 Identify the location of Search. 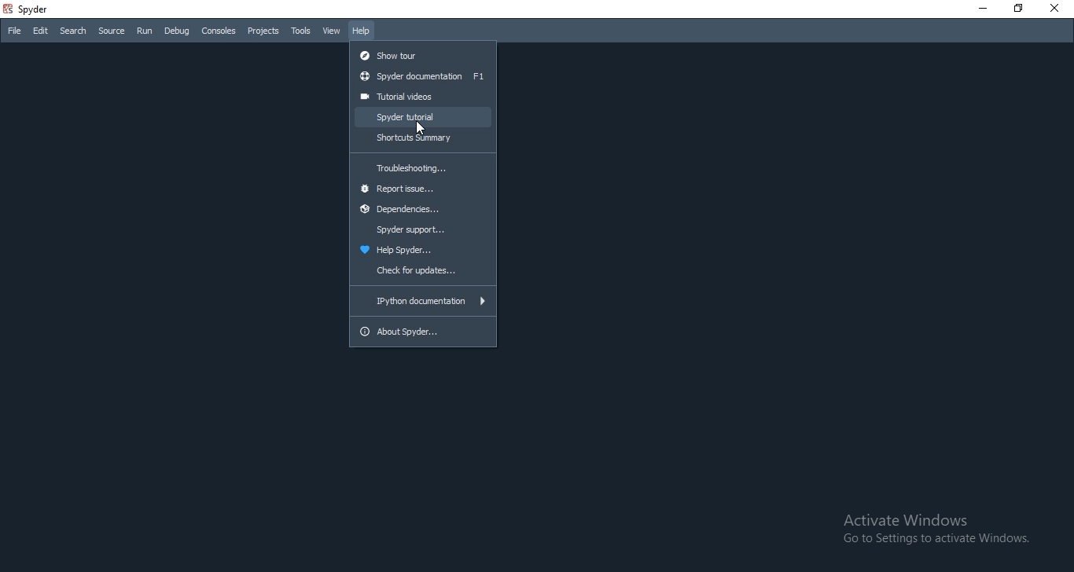
(73, 32).